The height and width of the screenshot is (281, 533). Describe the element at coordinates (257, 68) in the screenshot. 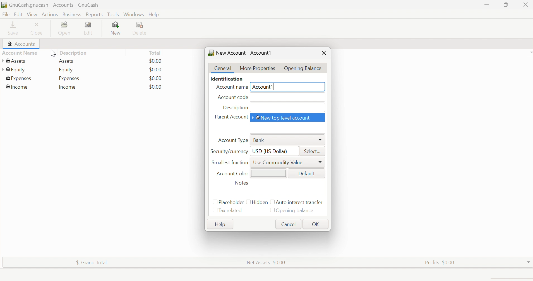

I see `More Properties` at that location.